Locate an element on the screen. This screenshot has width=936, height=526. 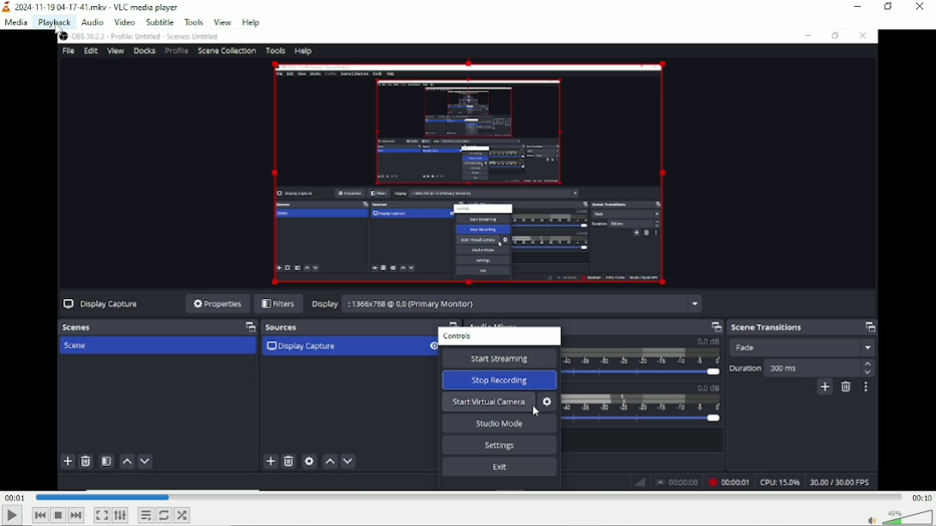
Toggle video in fullscreen is located at coordinates (102, 515).